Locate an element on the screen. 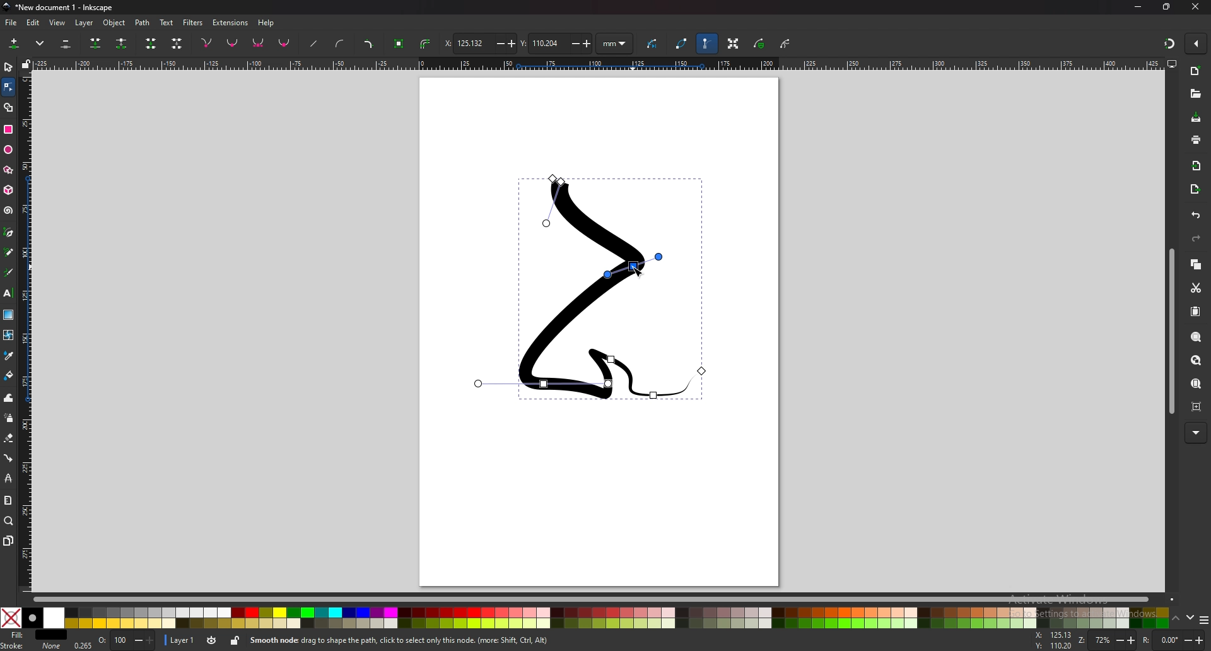 This screenshot has width=1211, height=651. 3d box is located at coordinates (8, 190).